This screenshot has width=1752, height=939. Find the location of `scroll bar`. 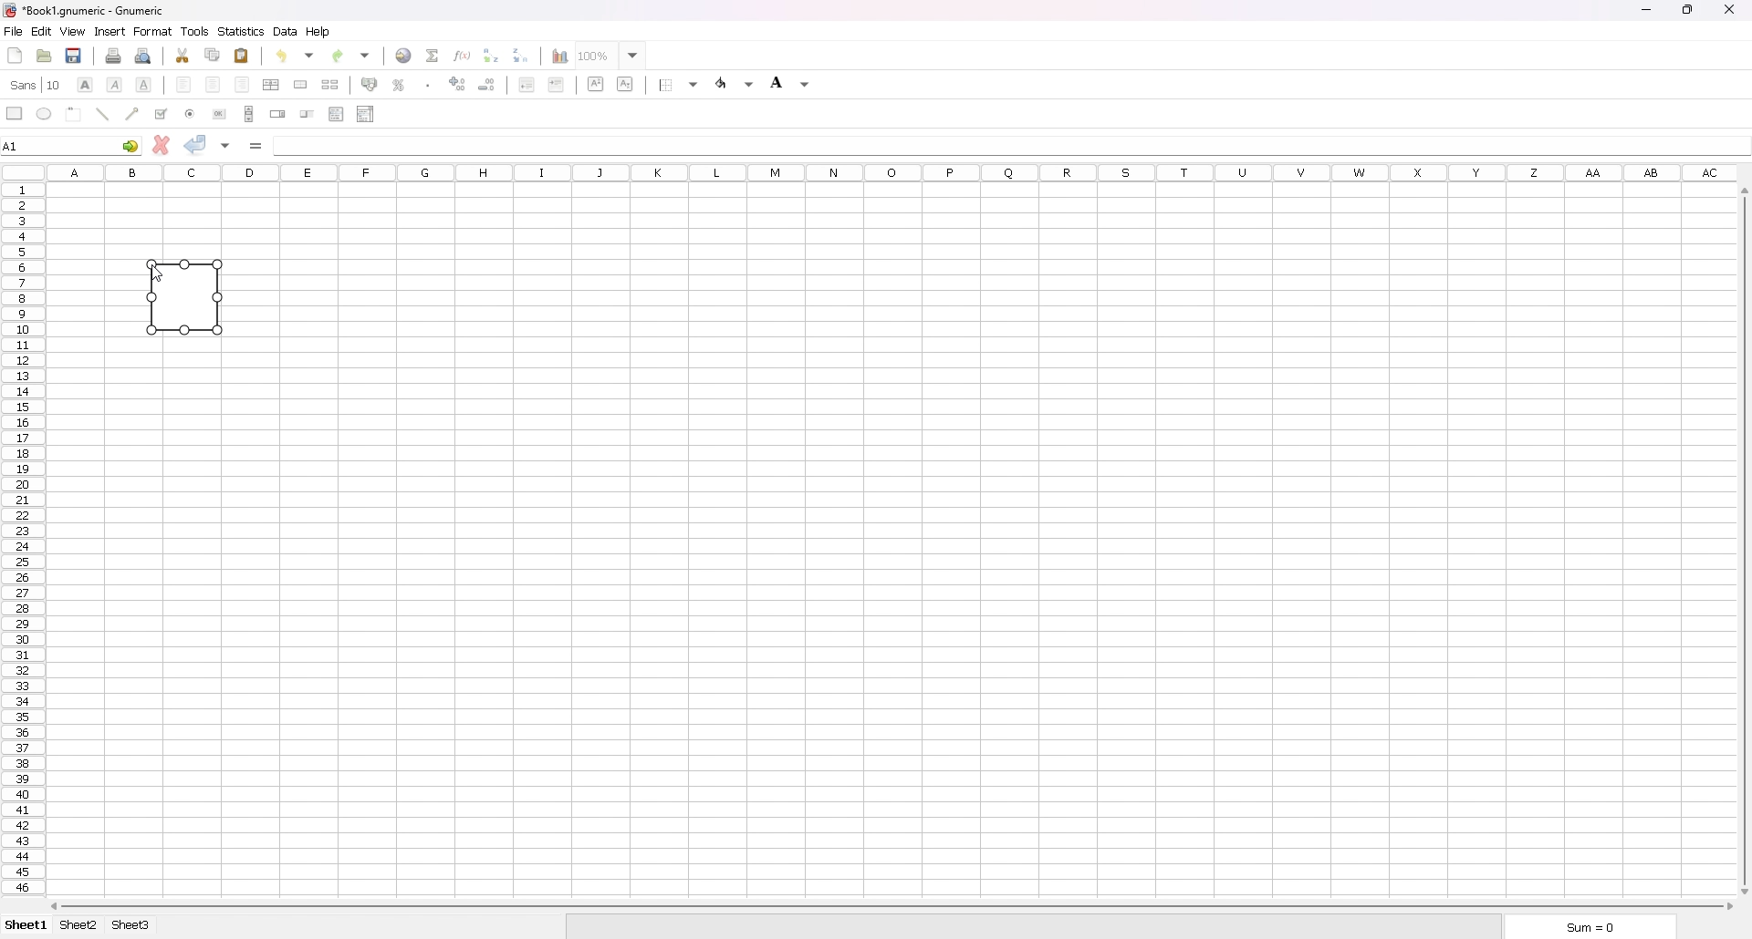

scroll bar is located at coordinates (250, 112).